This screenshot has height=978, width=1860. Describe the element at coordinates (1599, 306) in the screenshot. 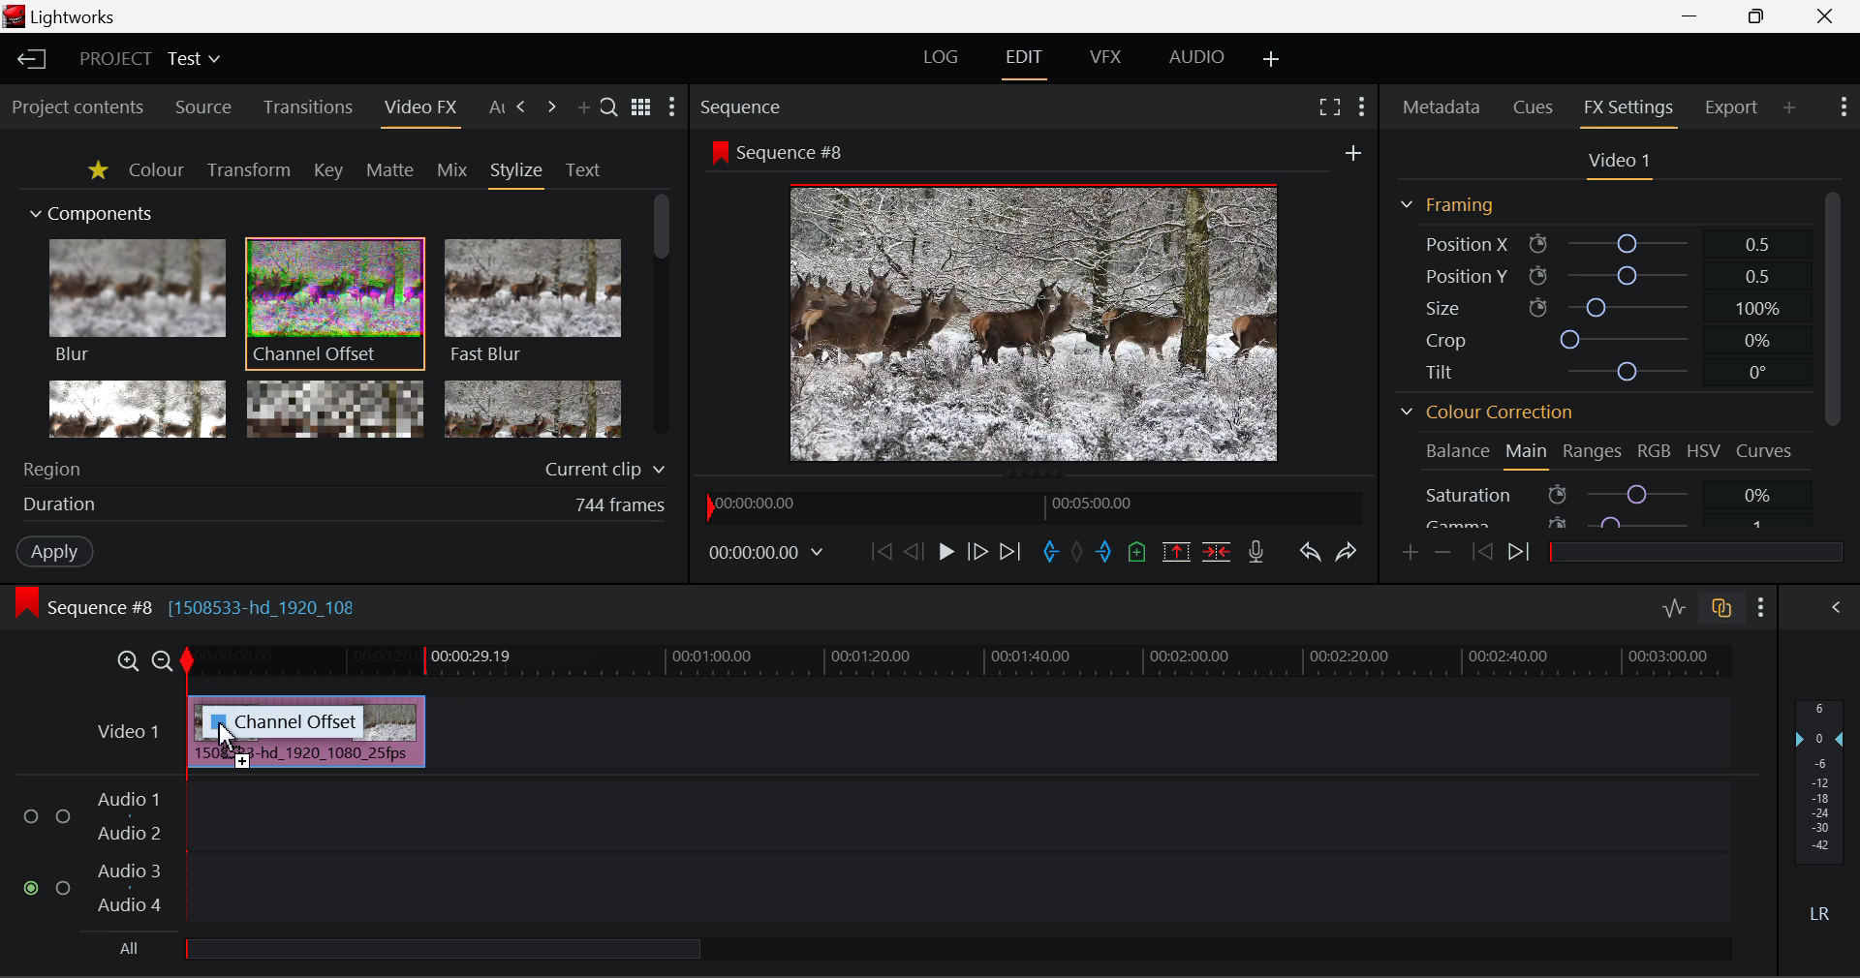

I see `Size` at that location.